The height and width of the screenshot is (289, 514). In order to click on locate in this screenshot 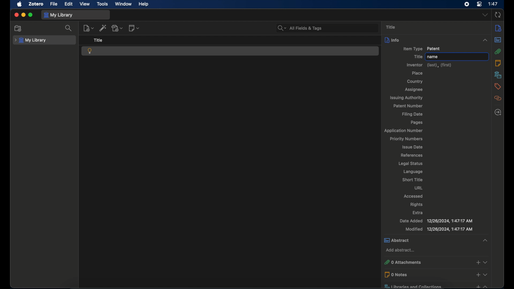, I will do `click(498, 112)`.